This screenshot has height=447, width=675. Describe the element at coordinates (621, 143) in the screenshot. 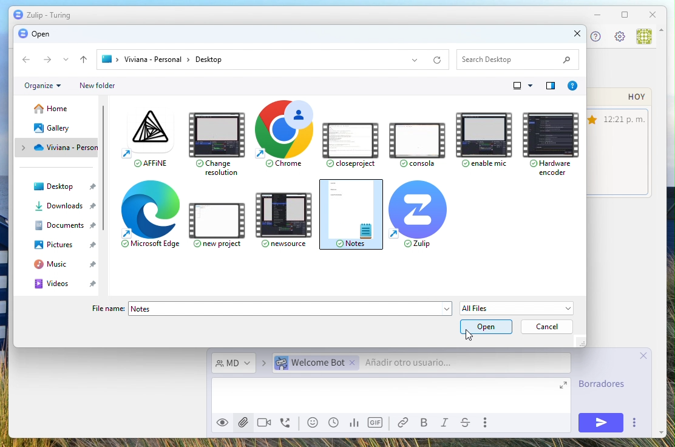

I see `new messages` at that location.